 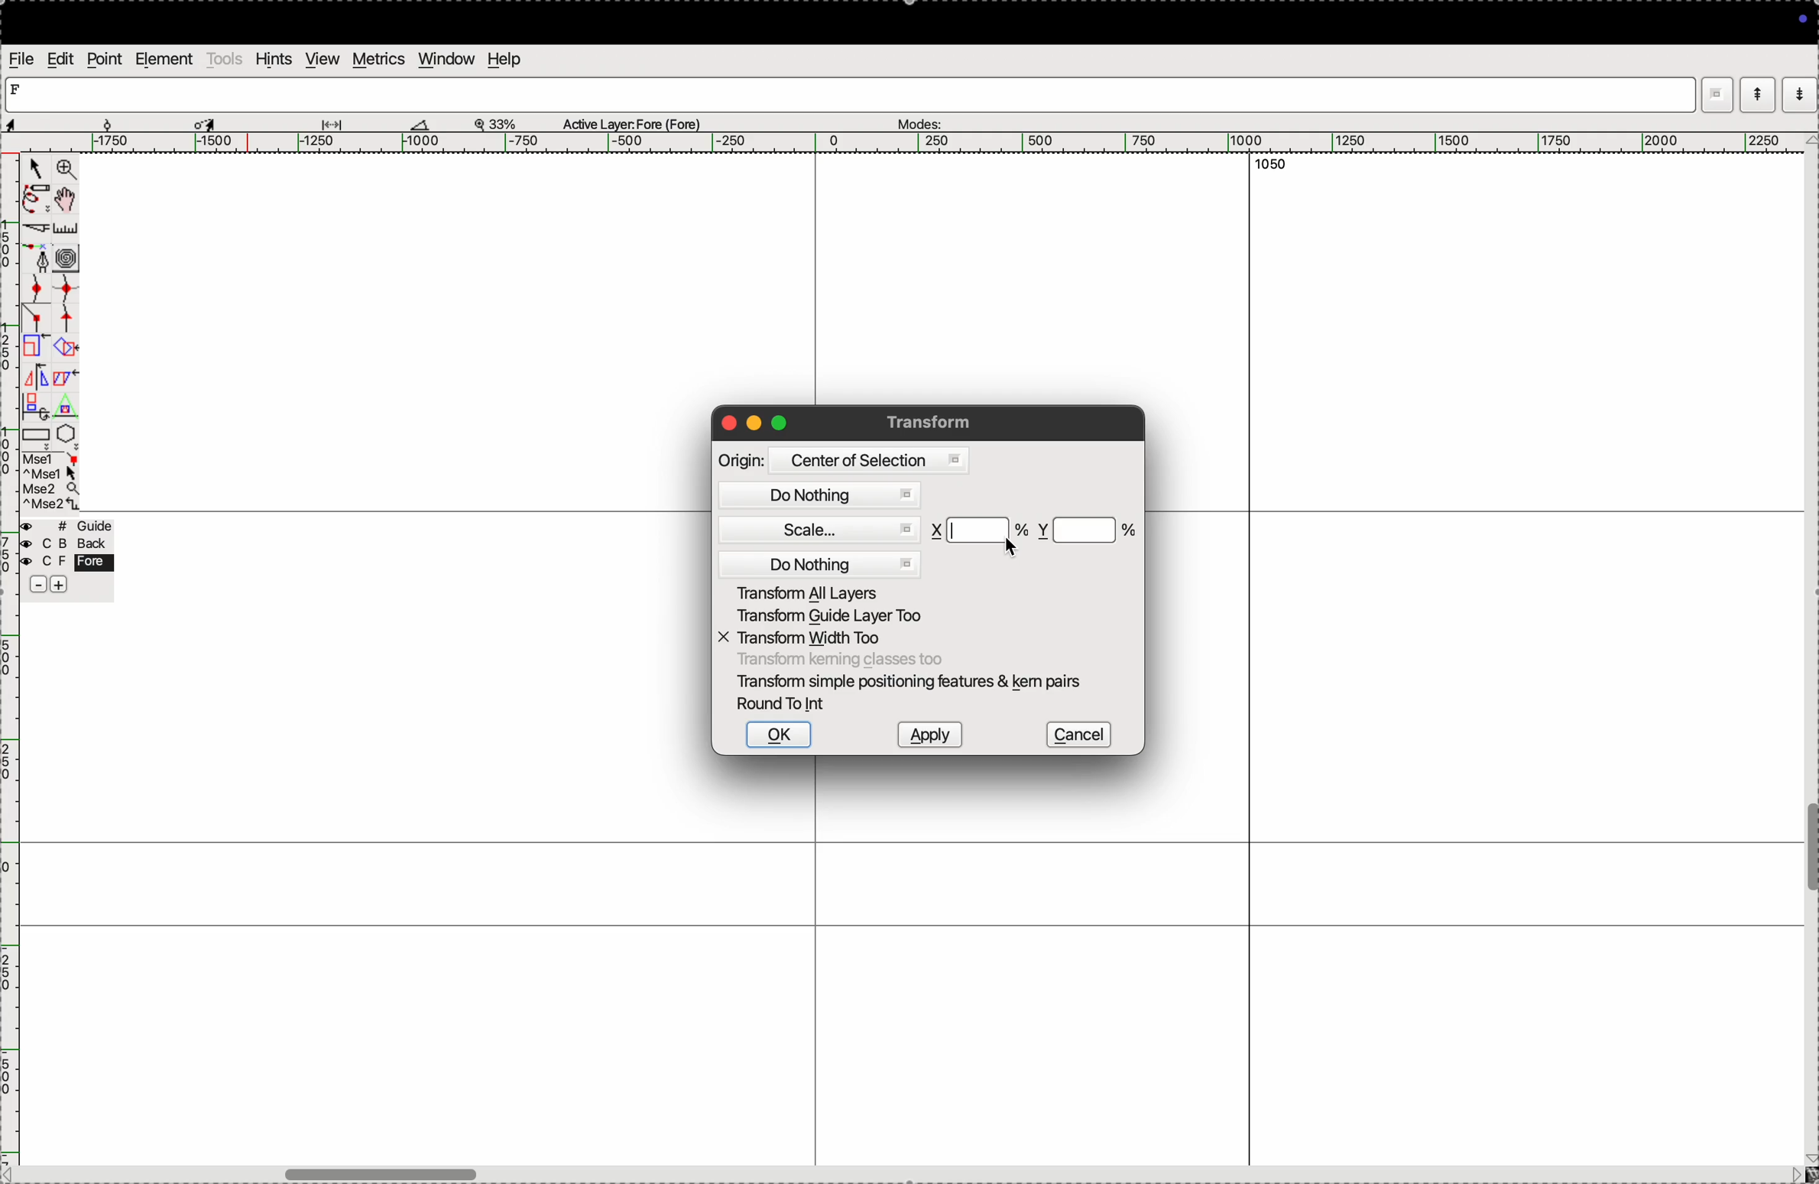 What do you see at coordinates (36, 350) in the screenshot?
I see `Scale the selection` at bounding box center [36, 350].